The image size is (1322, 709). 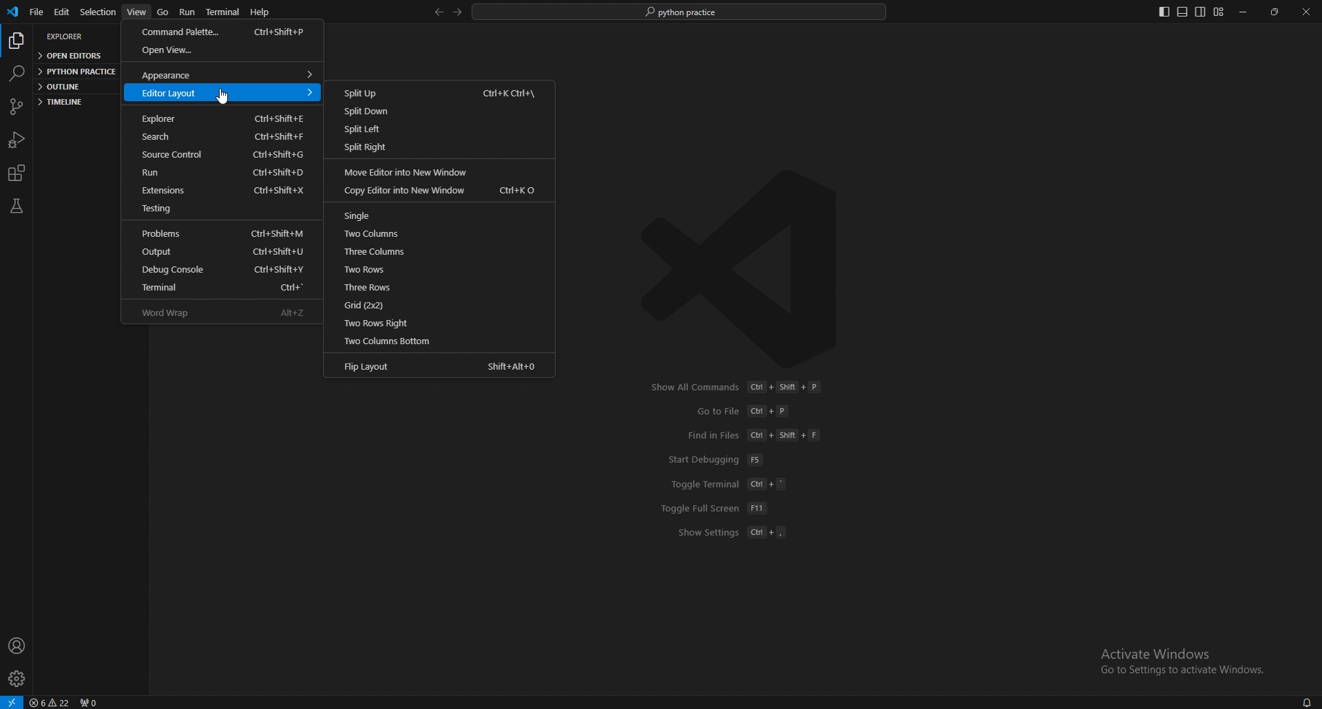 What do you see at coordinates (435, 148) in the screenshot?
I see `split right` at bounding box center [435, 148].